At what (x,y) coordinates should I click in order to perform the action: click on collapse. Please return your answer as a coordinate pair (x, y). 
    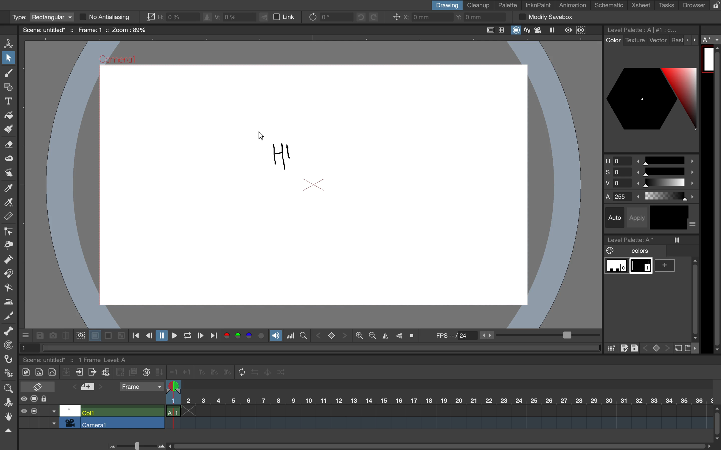
    Looking at the image, I should click on (8, 431).